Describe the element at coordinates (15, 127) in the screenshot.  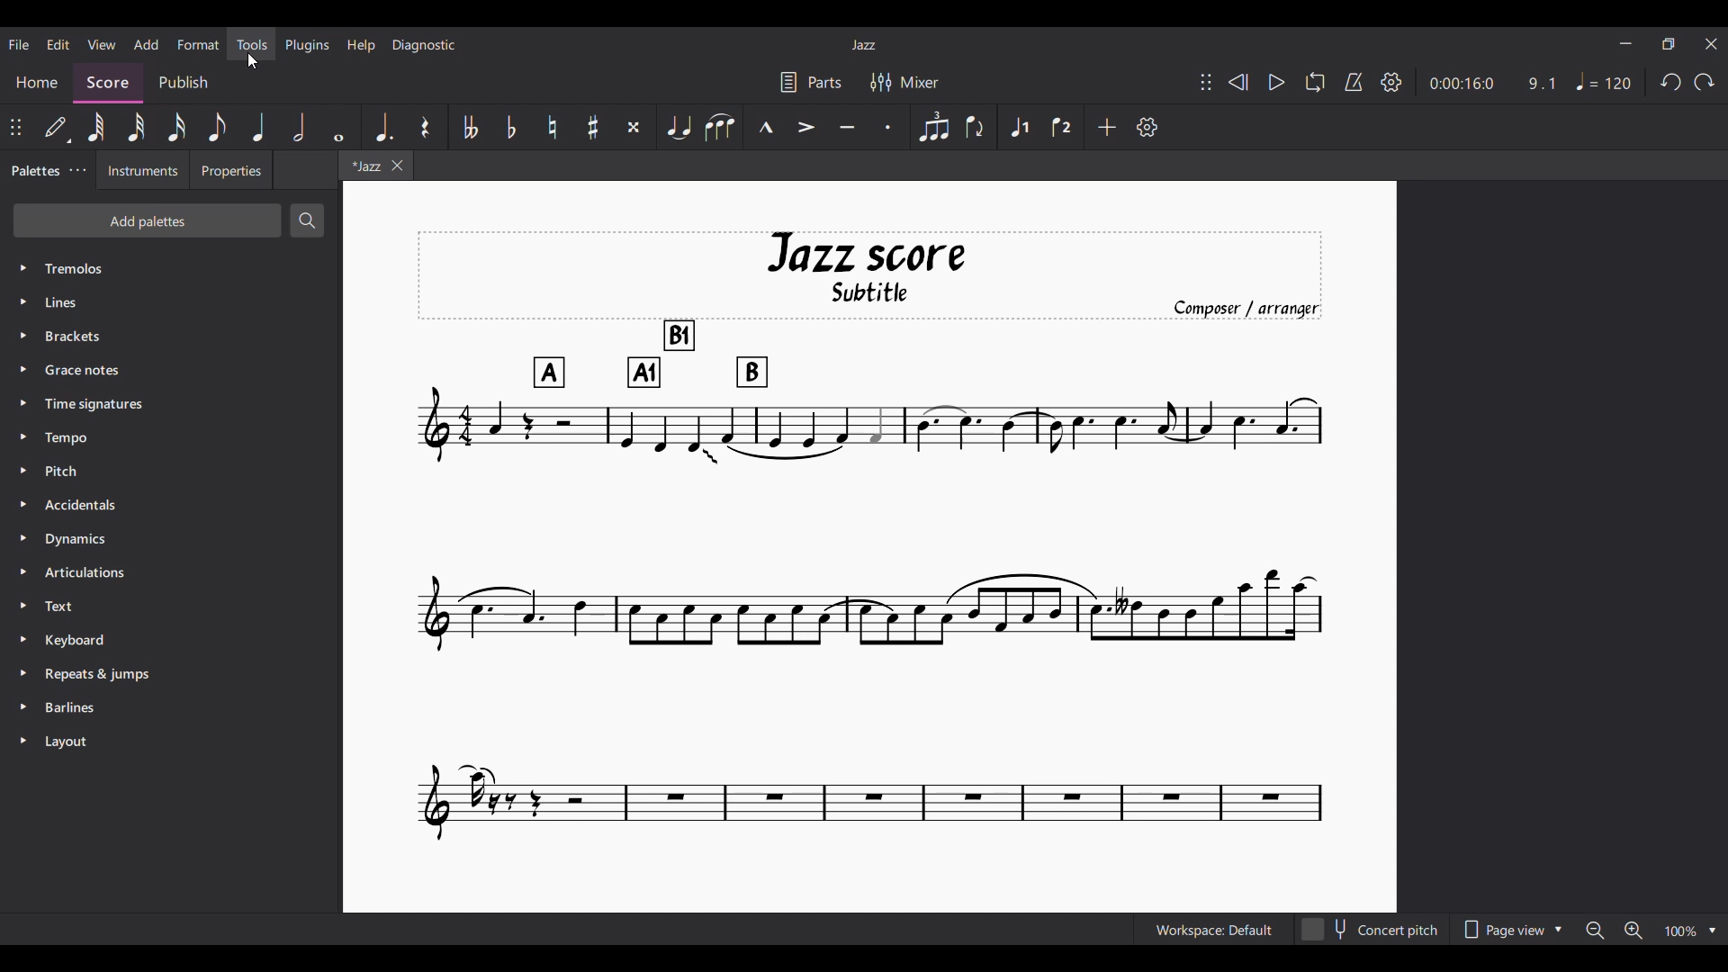
I see `Change position` at that location.